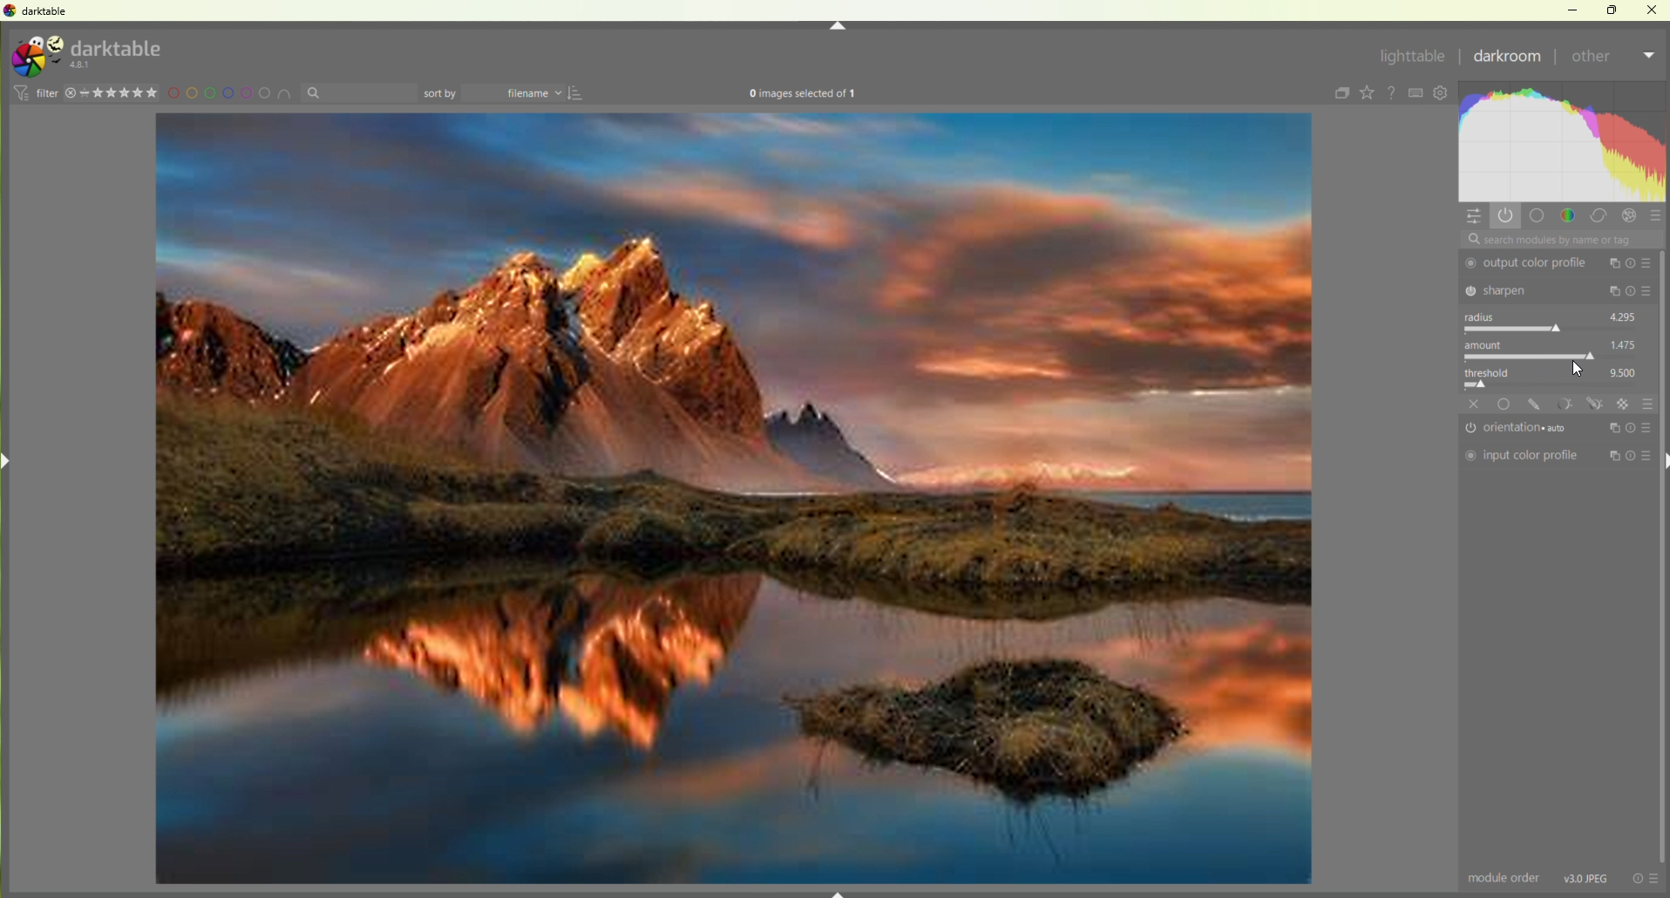 Image resolution: width=1670 pixels, height=898 pixels. What do you see at coordinates (1653, 9) in the screenshot?
I see `close` at bounding box center [1653, 9].